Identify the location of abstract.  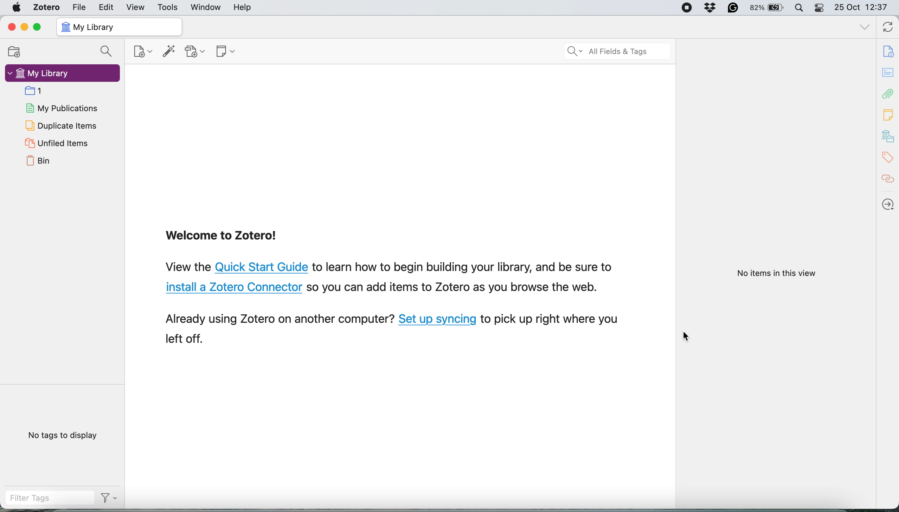
(889, 72).